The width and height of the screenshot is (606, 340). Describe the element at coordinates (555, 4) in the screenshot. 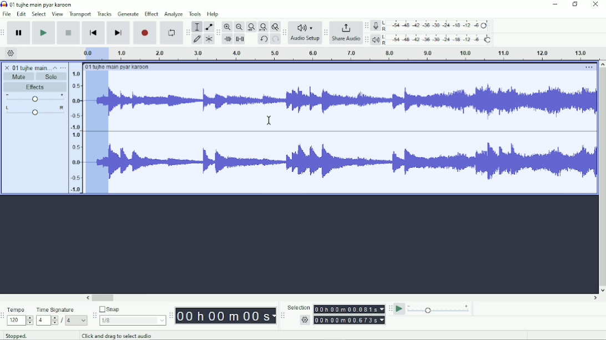

I see `Minimize` at that location.